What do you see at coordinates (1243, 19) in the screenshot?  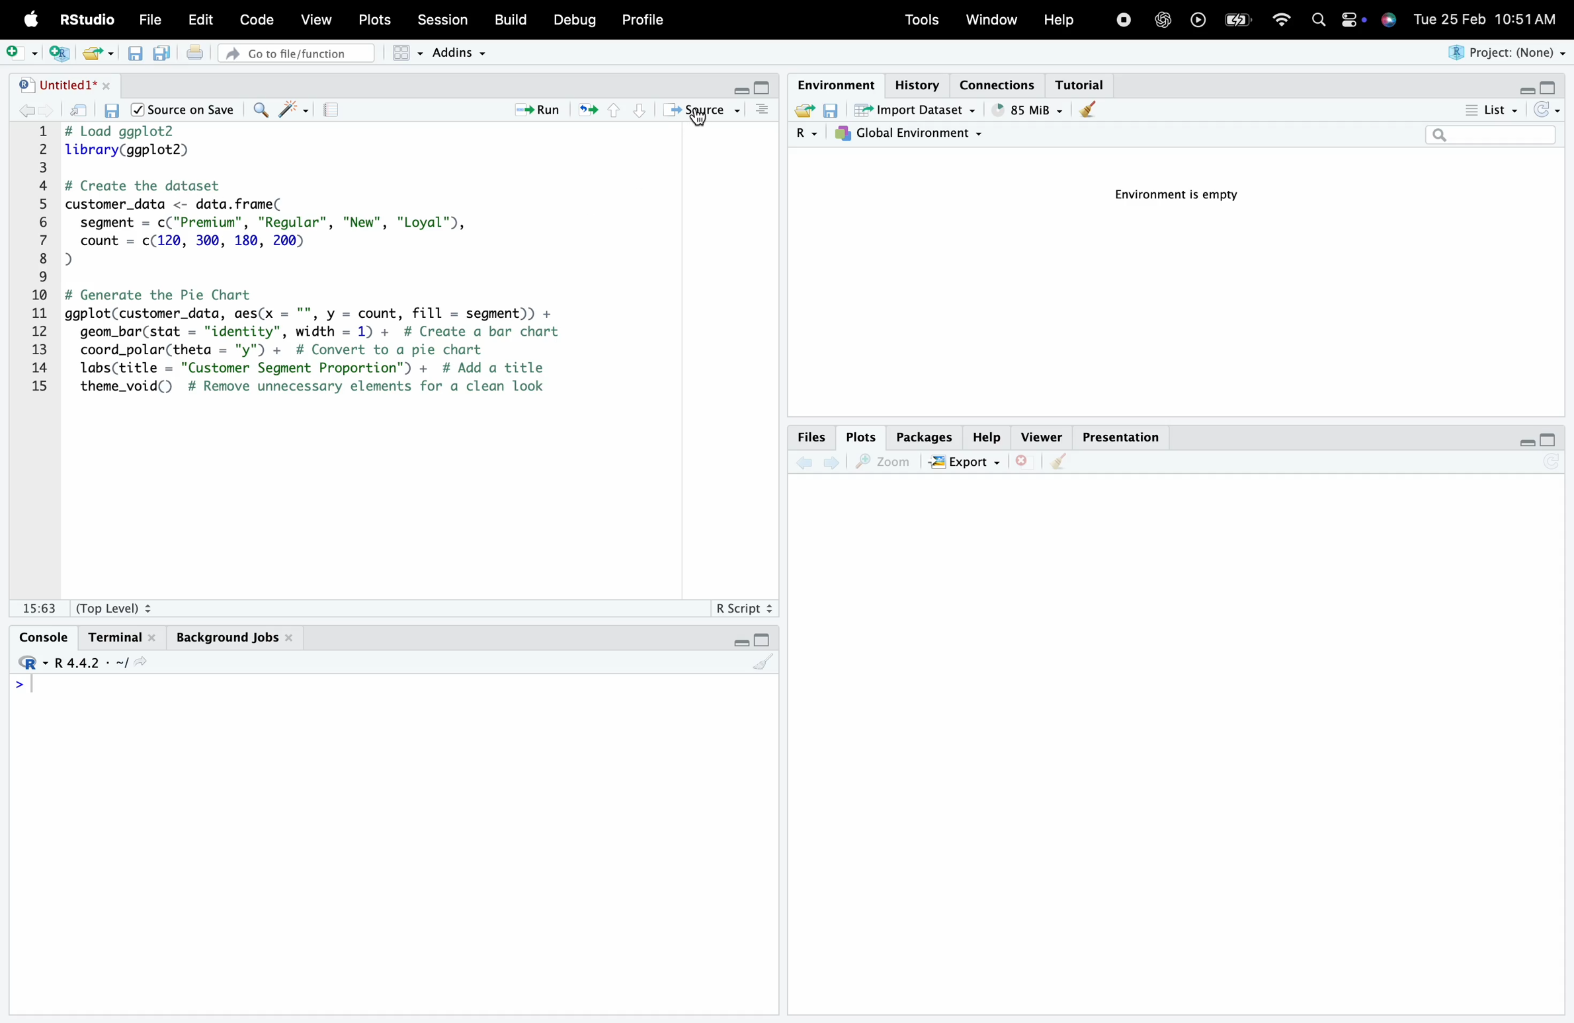 I see `battery` at bounding box center [1243, 19].